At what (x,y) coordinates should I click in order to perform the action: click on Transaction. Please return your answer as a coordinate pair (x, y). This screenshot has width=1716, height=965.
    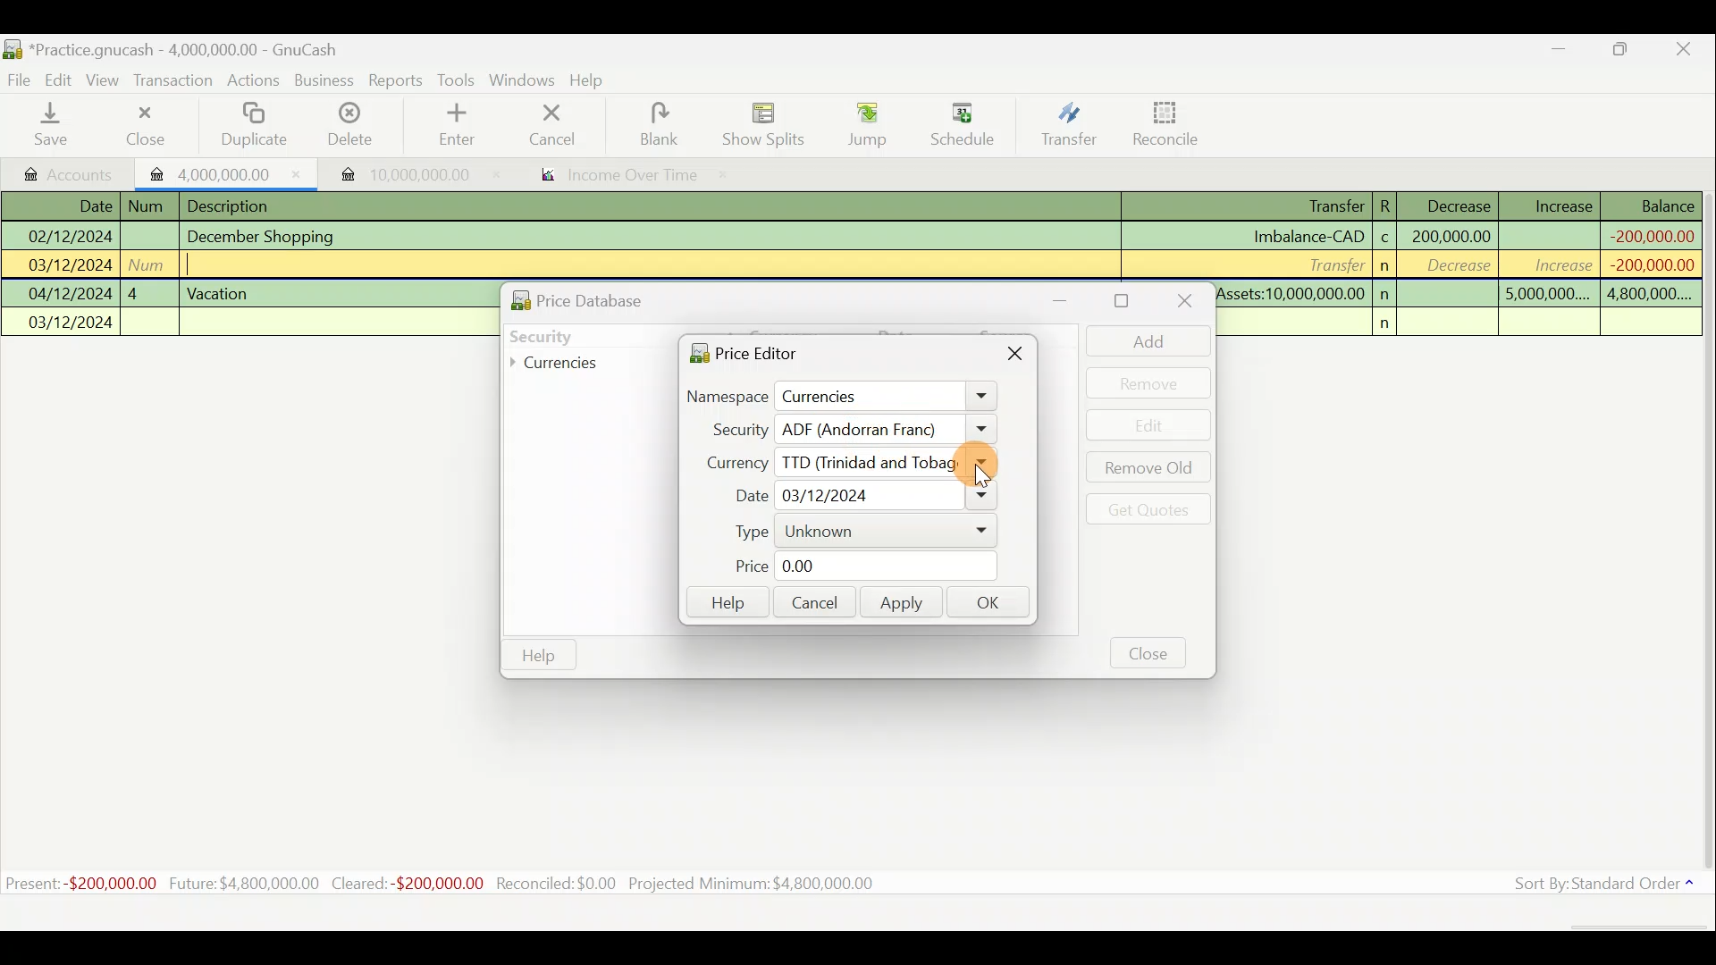
    Looking at the image, I should click on (178, 82).